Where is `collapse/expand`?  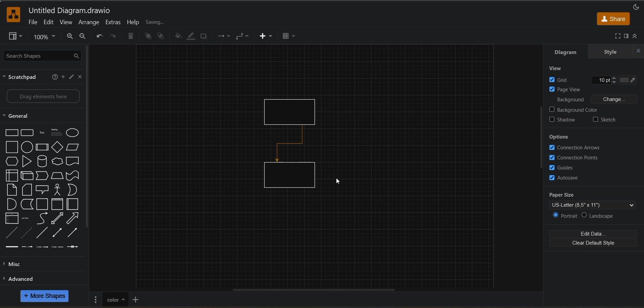 collapse/expand is located at coordinates (638, 36).